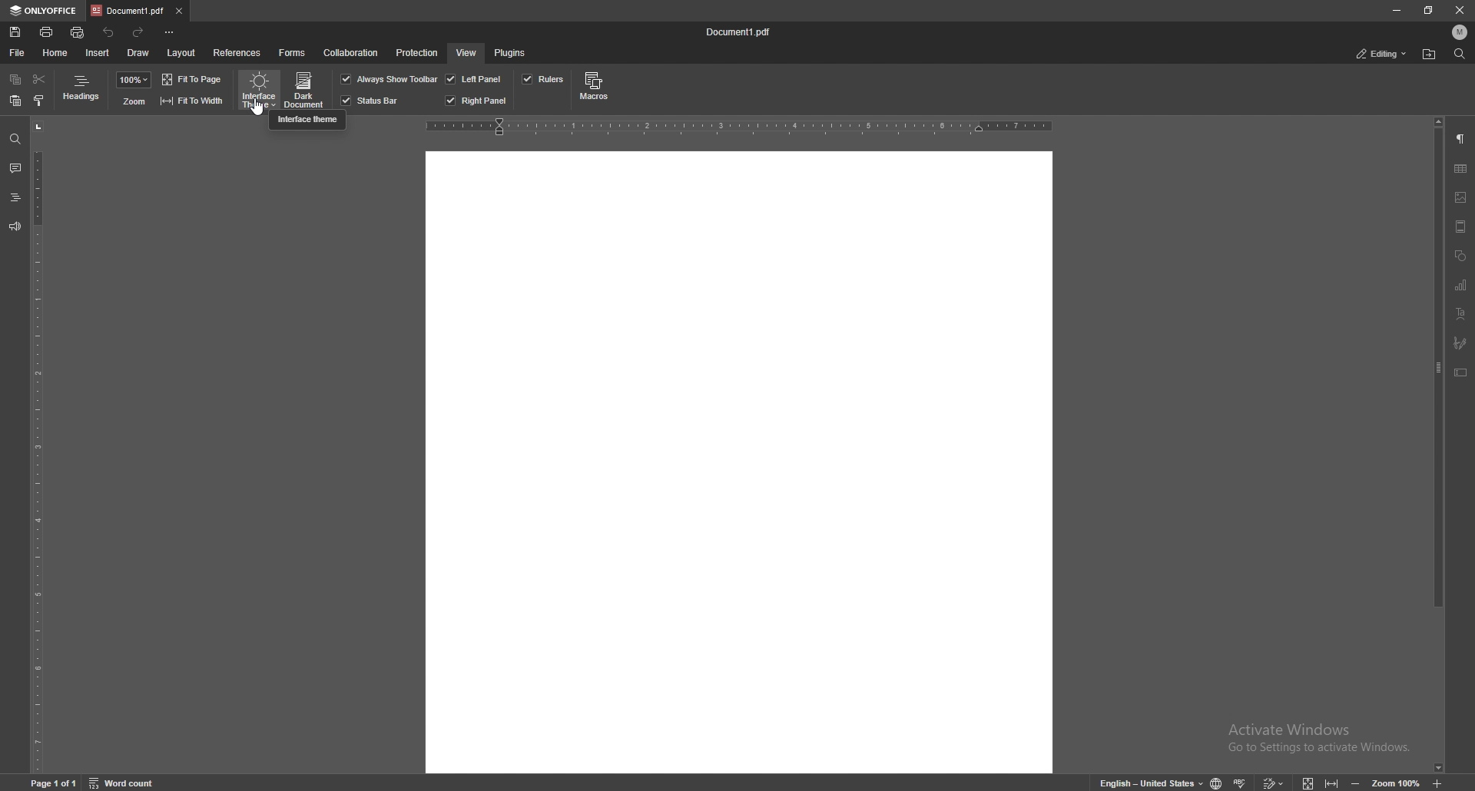 This screenshot has width=1475, height=791. Describe the element at coordinates (351, 53) in the screenshot. I see `collaboration` at that location.